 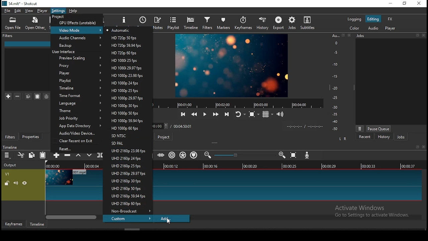 What do you see at coordinates (254, 114) in the screenshot?
I see `toggle zoo` at bounding box center [254, 114].